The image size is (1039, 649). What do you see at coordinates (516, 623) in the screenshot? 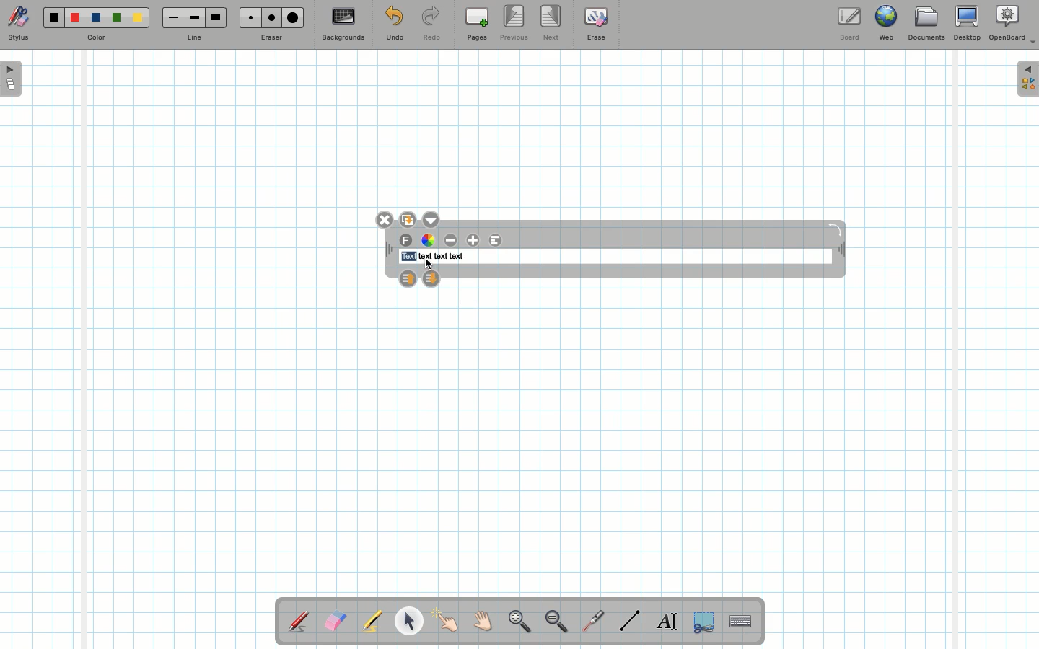
I see `Zoom in` at bounding box center [516, 623].